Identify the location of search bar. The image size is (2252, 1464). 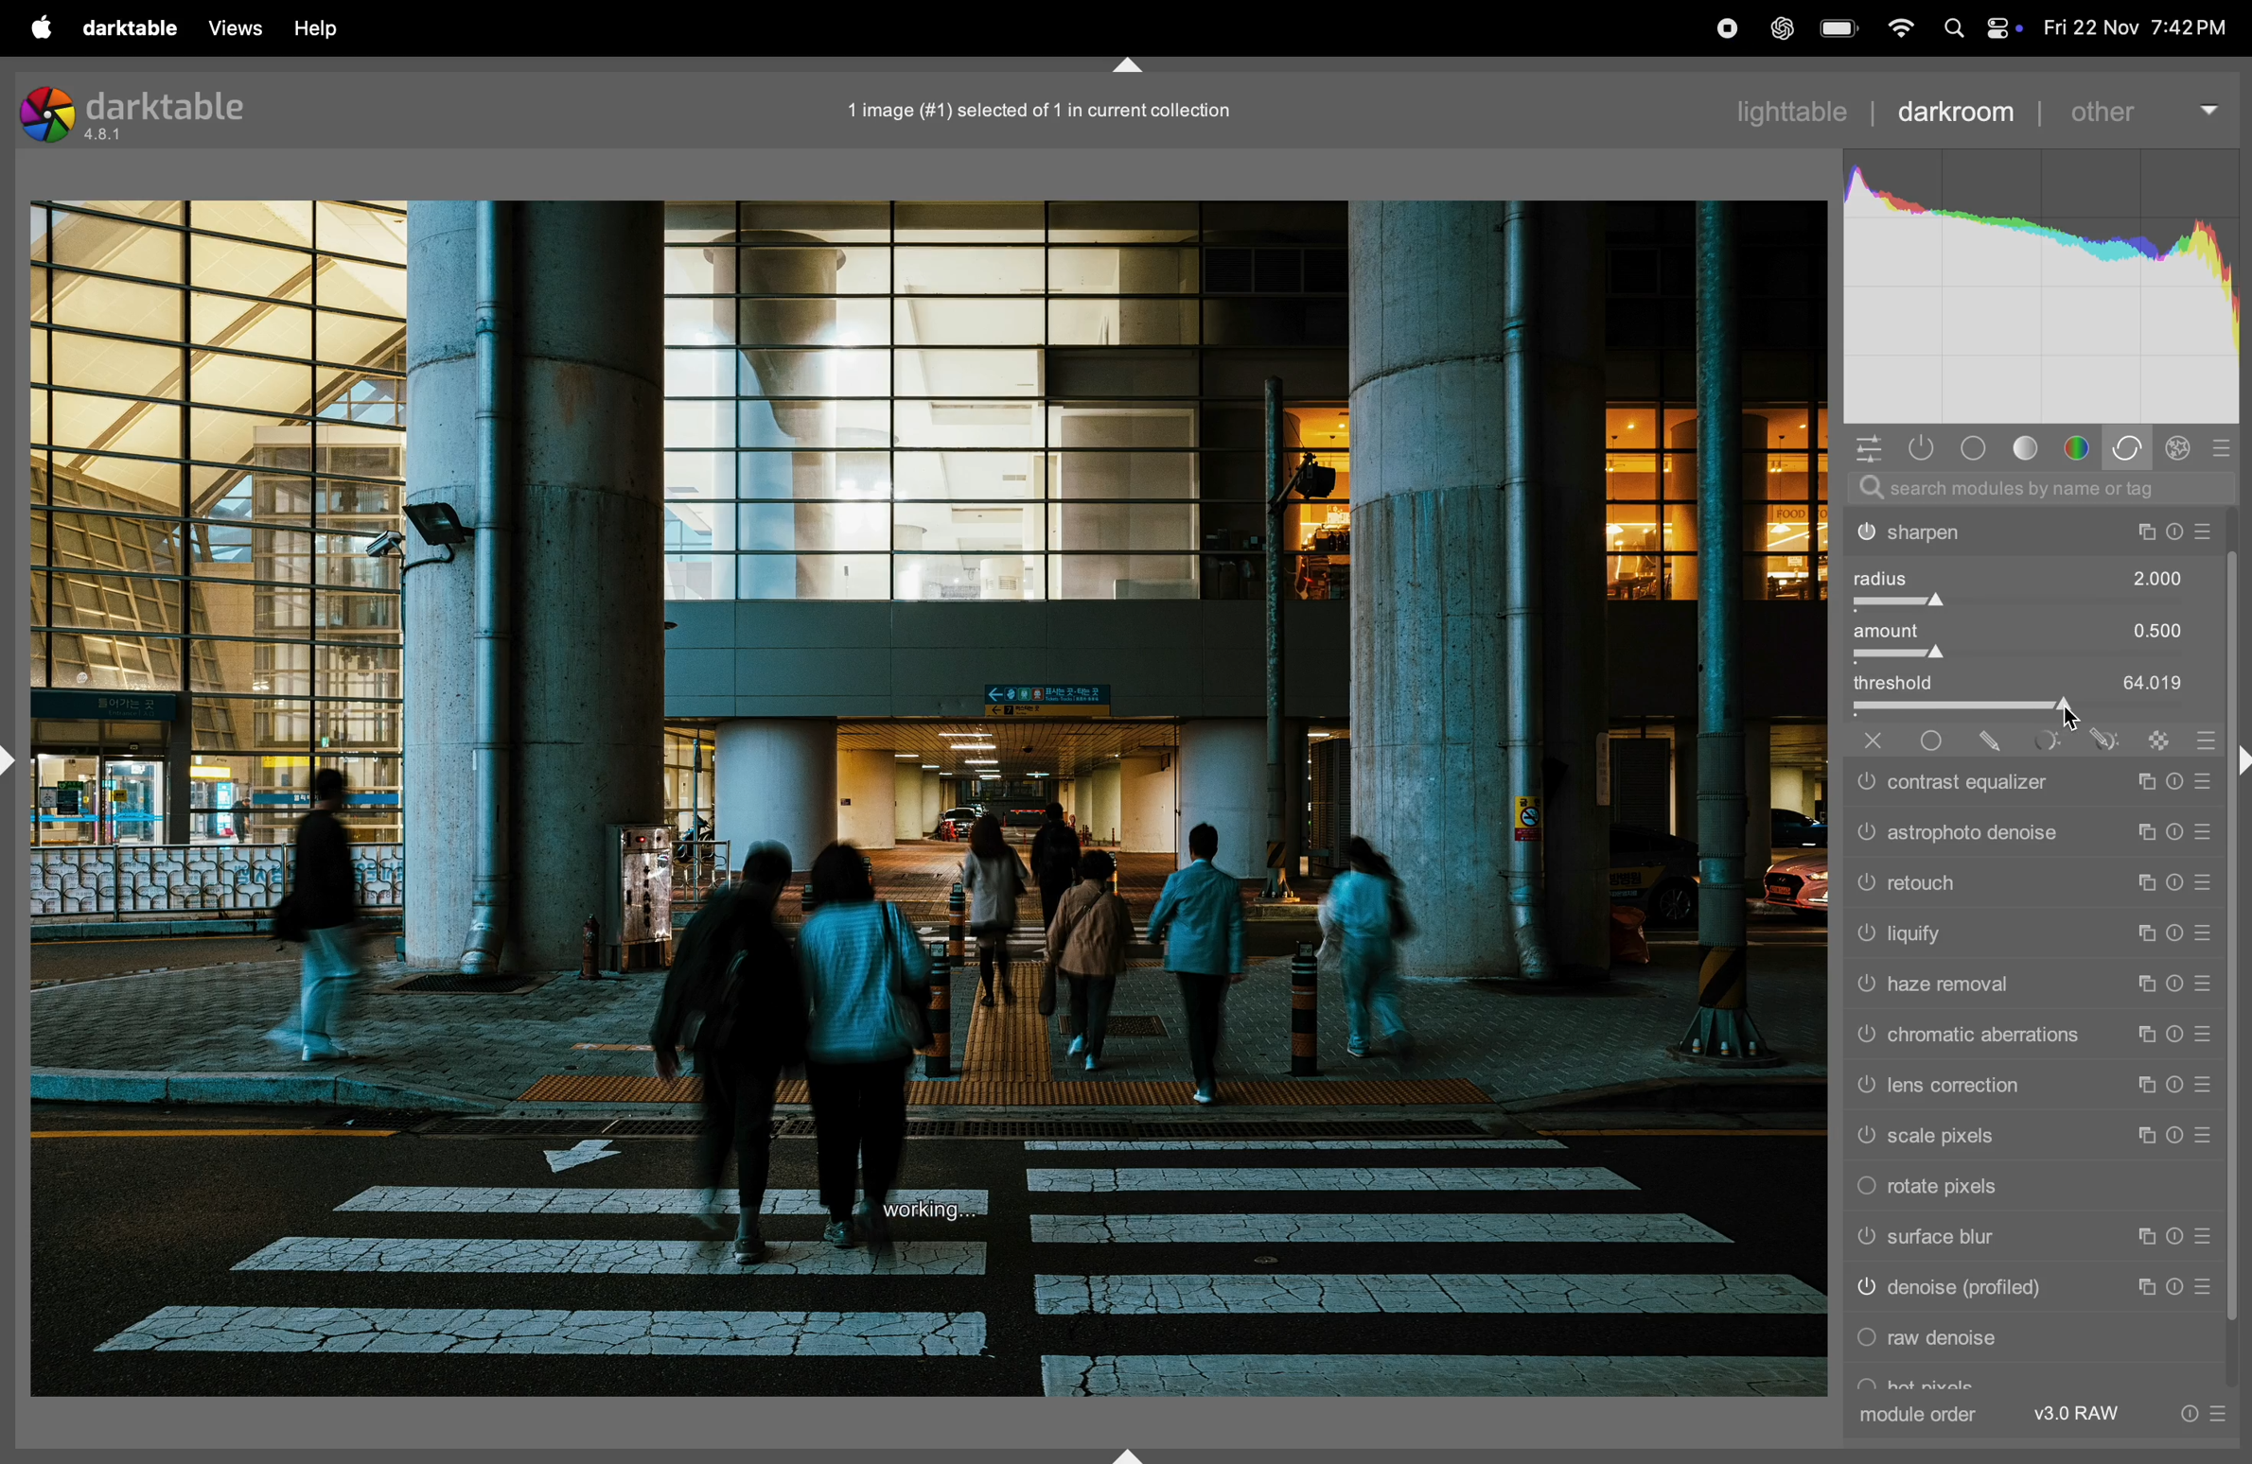
(2036, 488).